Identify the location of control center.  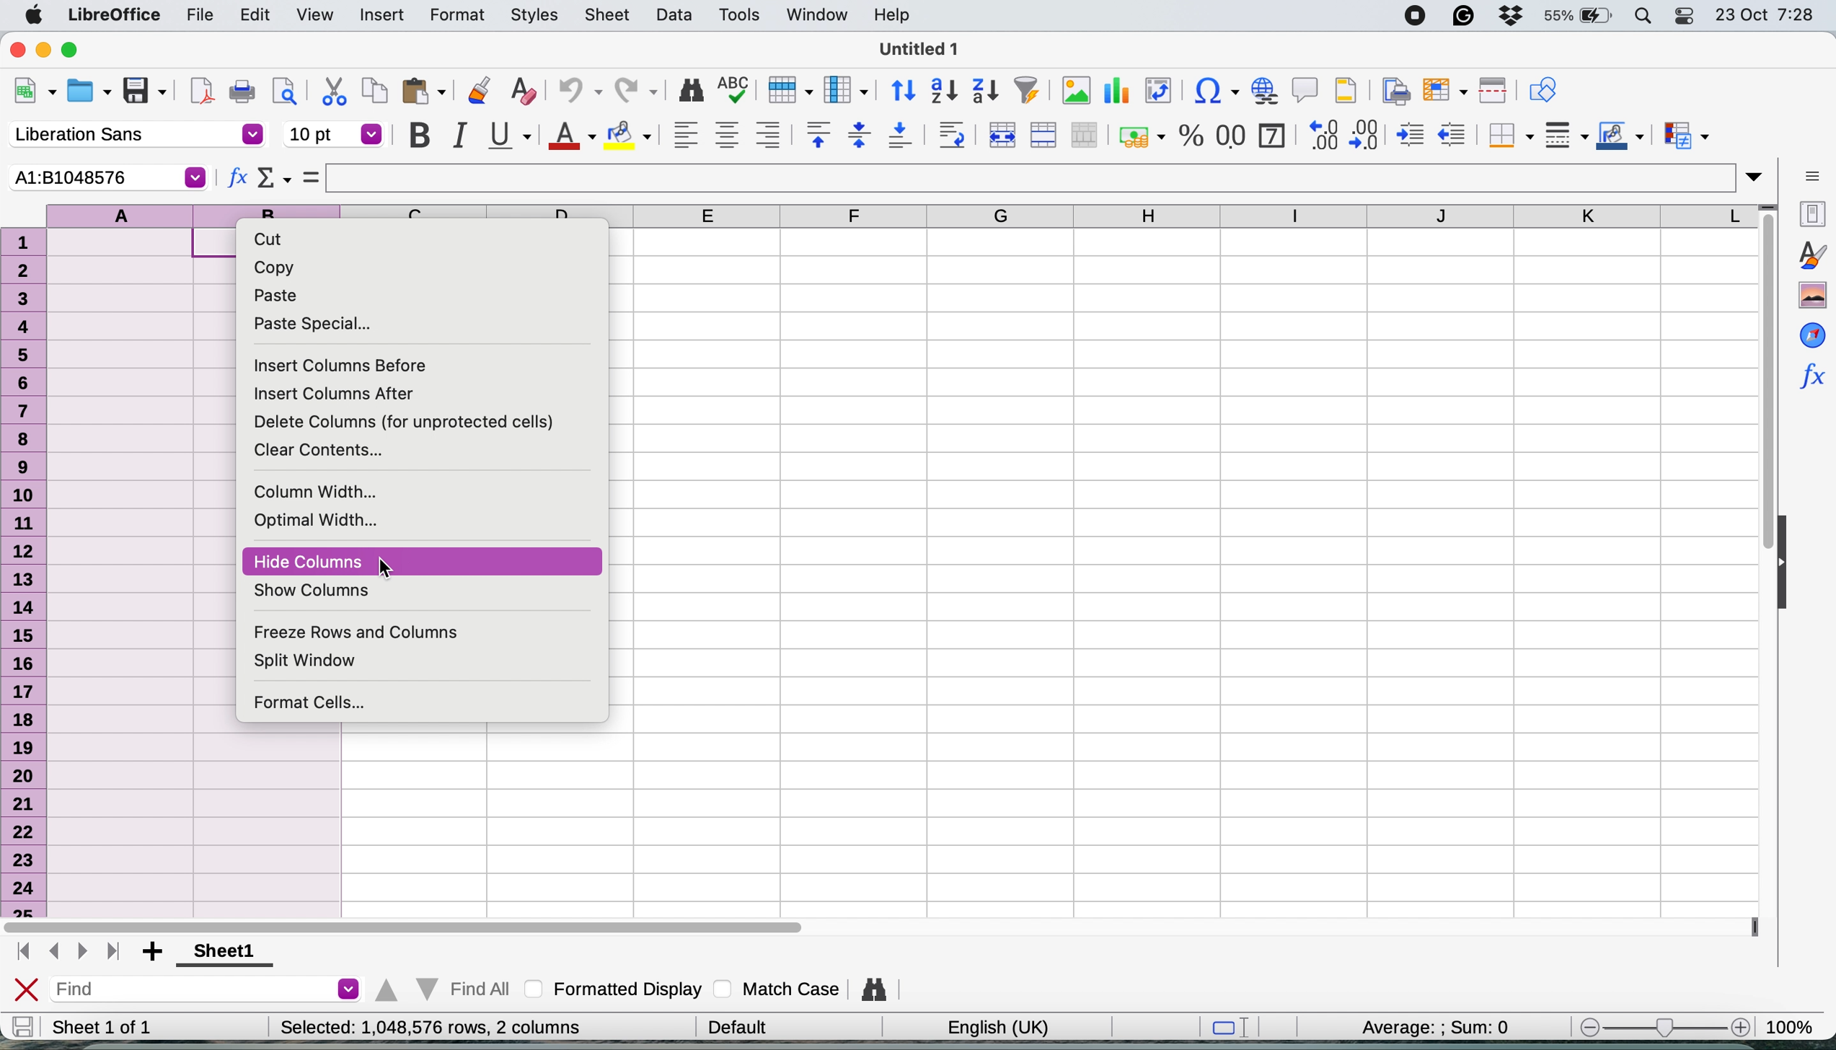
(1682, 15).